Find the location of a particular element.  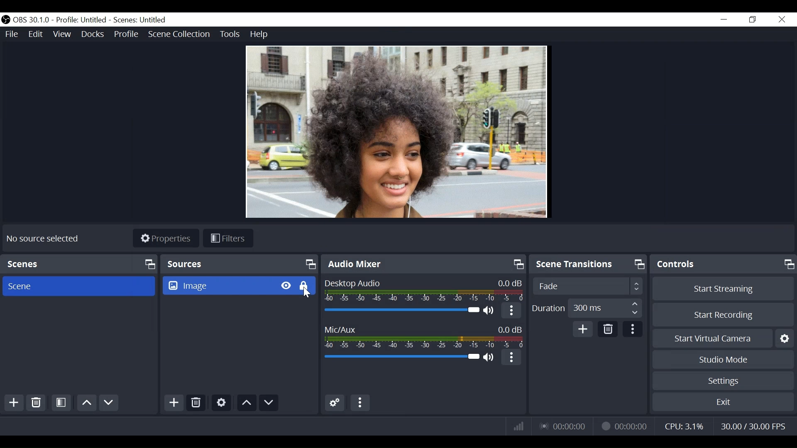

Controls is located at coordinates (723, 265).